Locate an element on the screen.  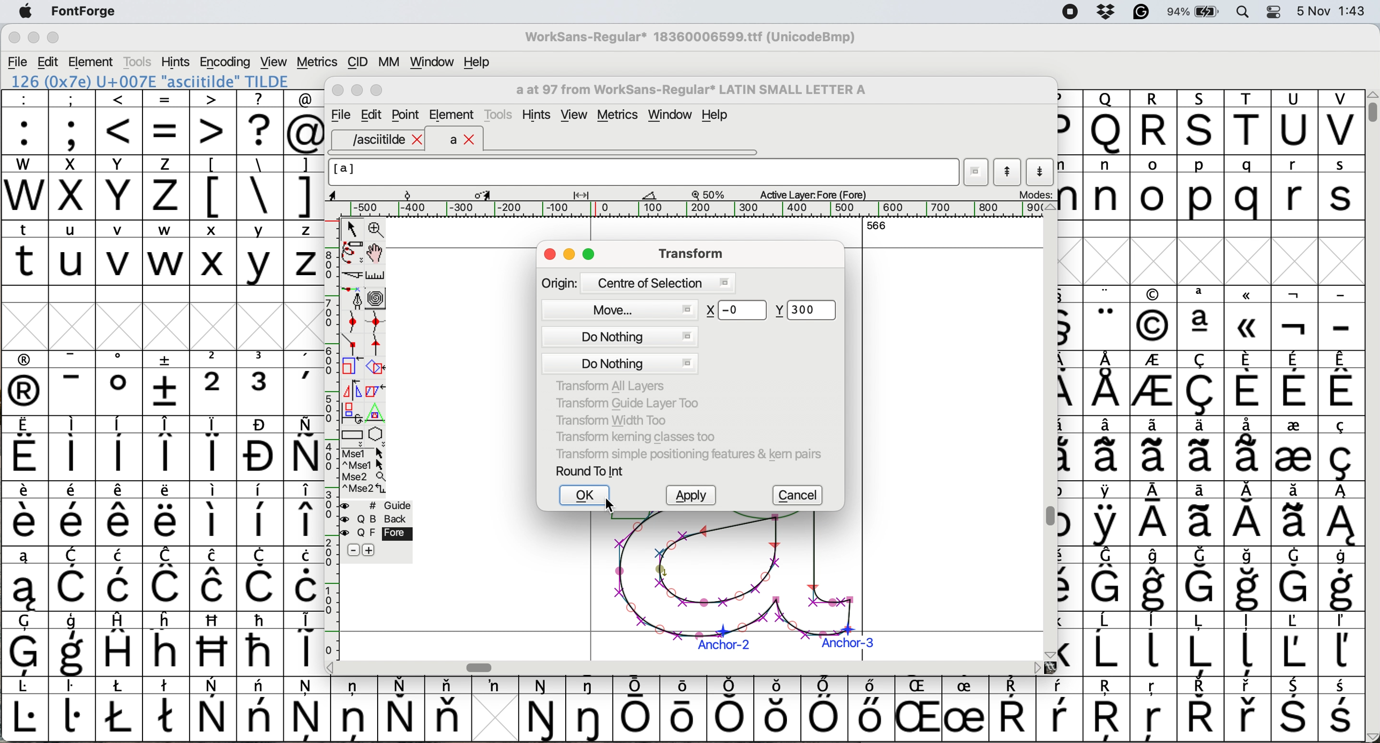
metrics is located at coordinates (621, 116).